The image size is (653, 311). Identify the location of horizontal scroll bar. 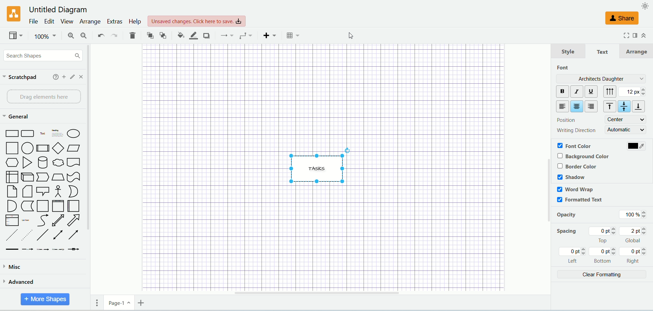
(338, 293).